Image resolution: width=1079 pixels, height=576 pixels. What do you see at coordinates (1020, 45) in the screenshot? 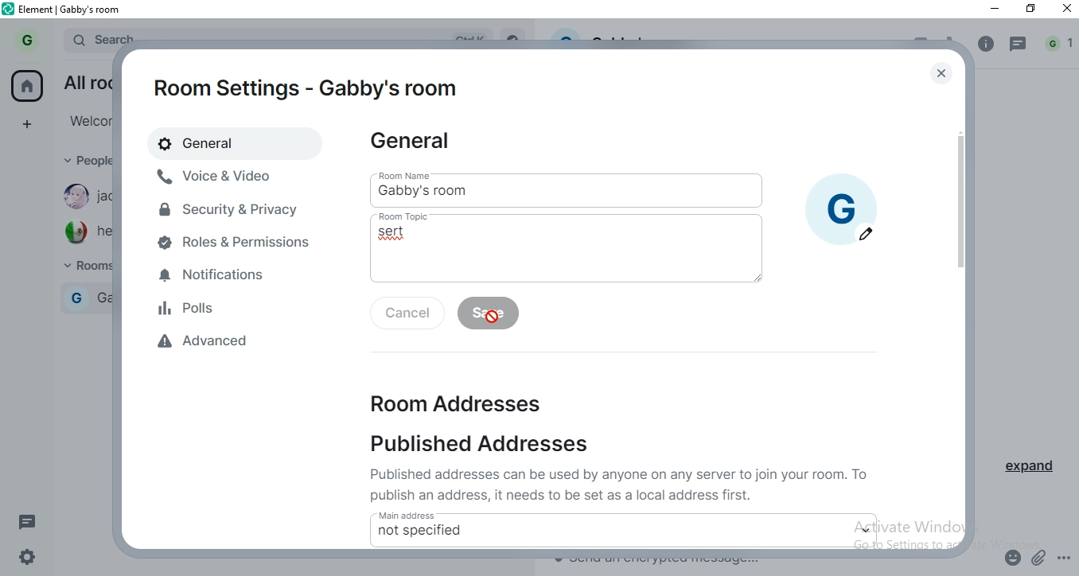
I see `message` at bounding box center [1020, 45].